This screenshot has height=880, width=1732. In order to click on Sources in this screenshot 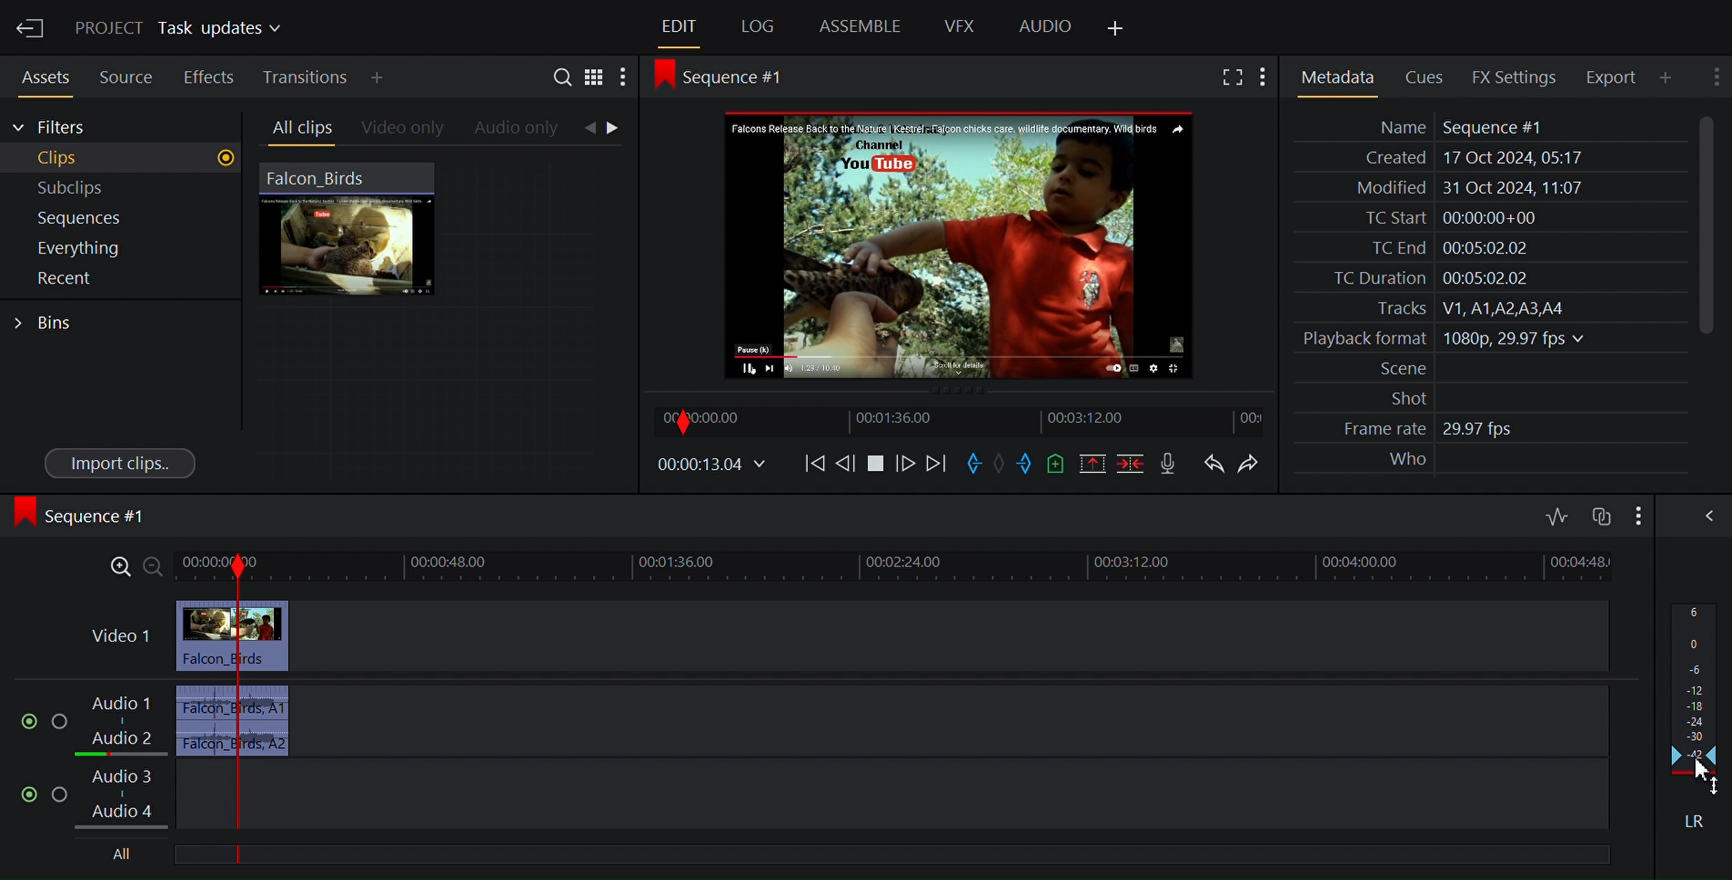, I will do `click(123, 78)`.